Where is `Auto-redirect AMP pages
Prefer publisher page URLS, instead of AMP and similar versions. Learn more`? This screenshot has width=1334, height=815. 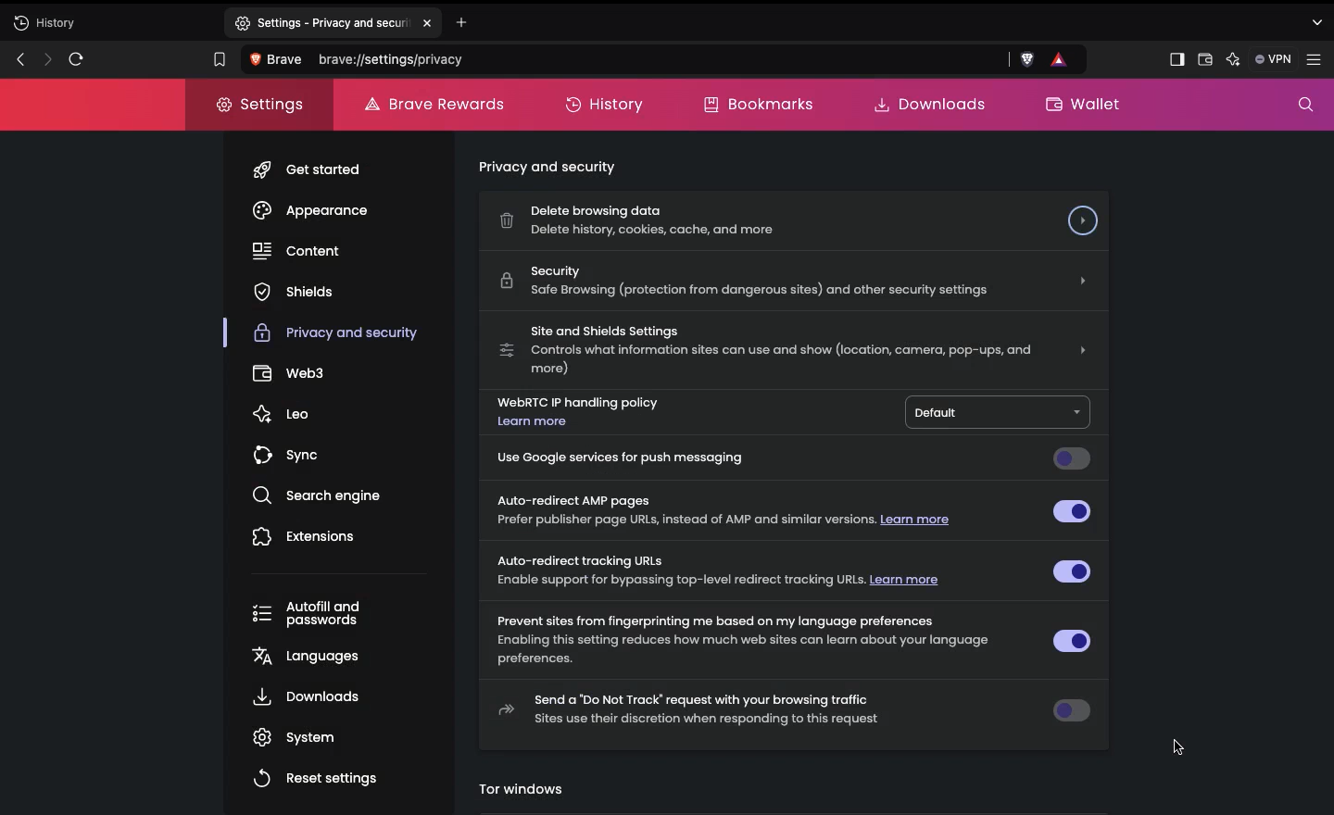 Auto-redirect AMP pages
Prefer publisher page URLS, instead of AMP and similar versions. Learn more is located at coordinates (794, 513).